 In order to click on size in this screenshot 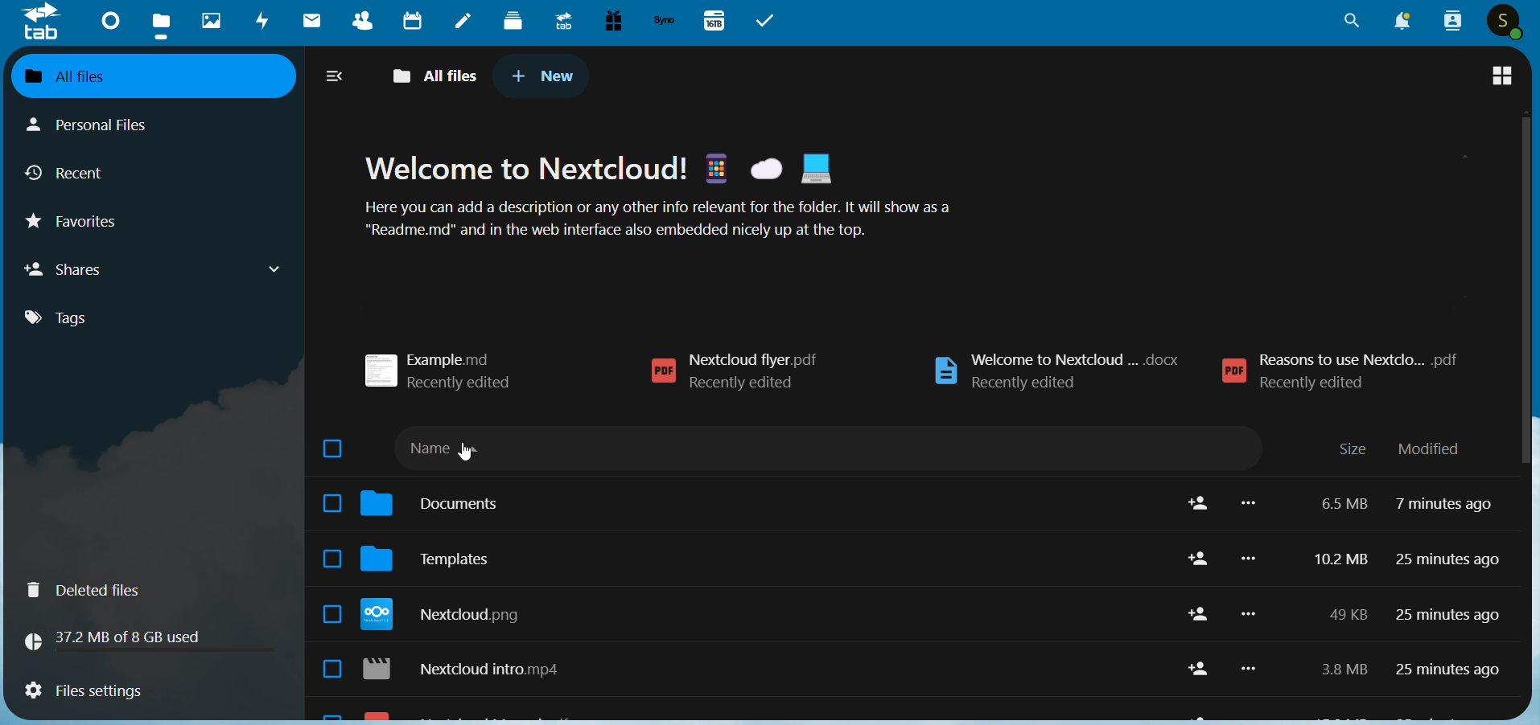, I will do `click(1355, 448)`.